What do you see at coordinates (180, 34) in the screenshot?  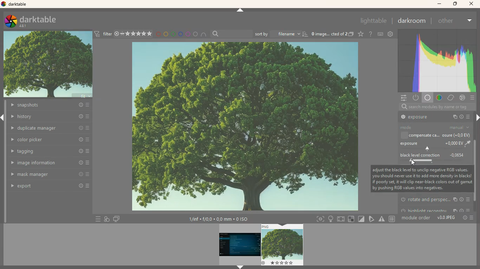 I see `blue circle` at bounding box center [180, 34].